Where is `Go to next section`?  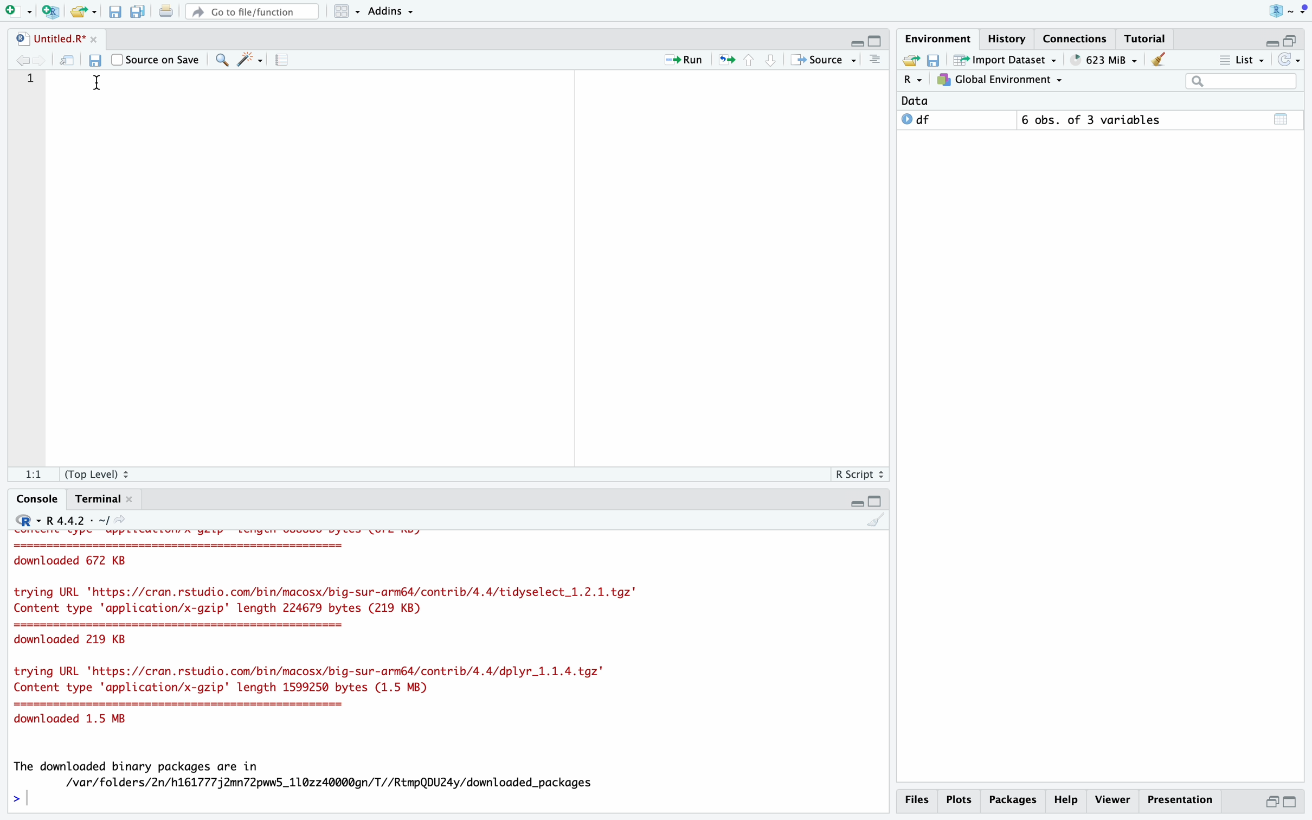 Go to next section is located at coordinates (770, 59).